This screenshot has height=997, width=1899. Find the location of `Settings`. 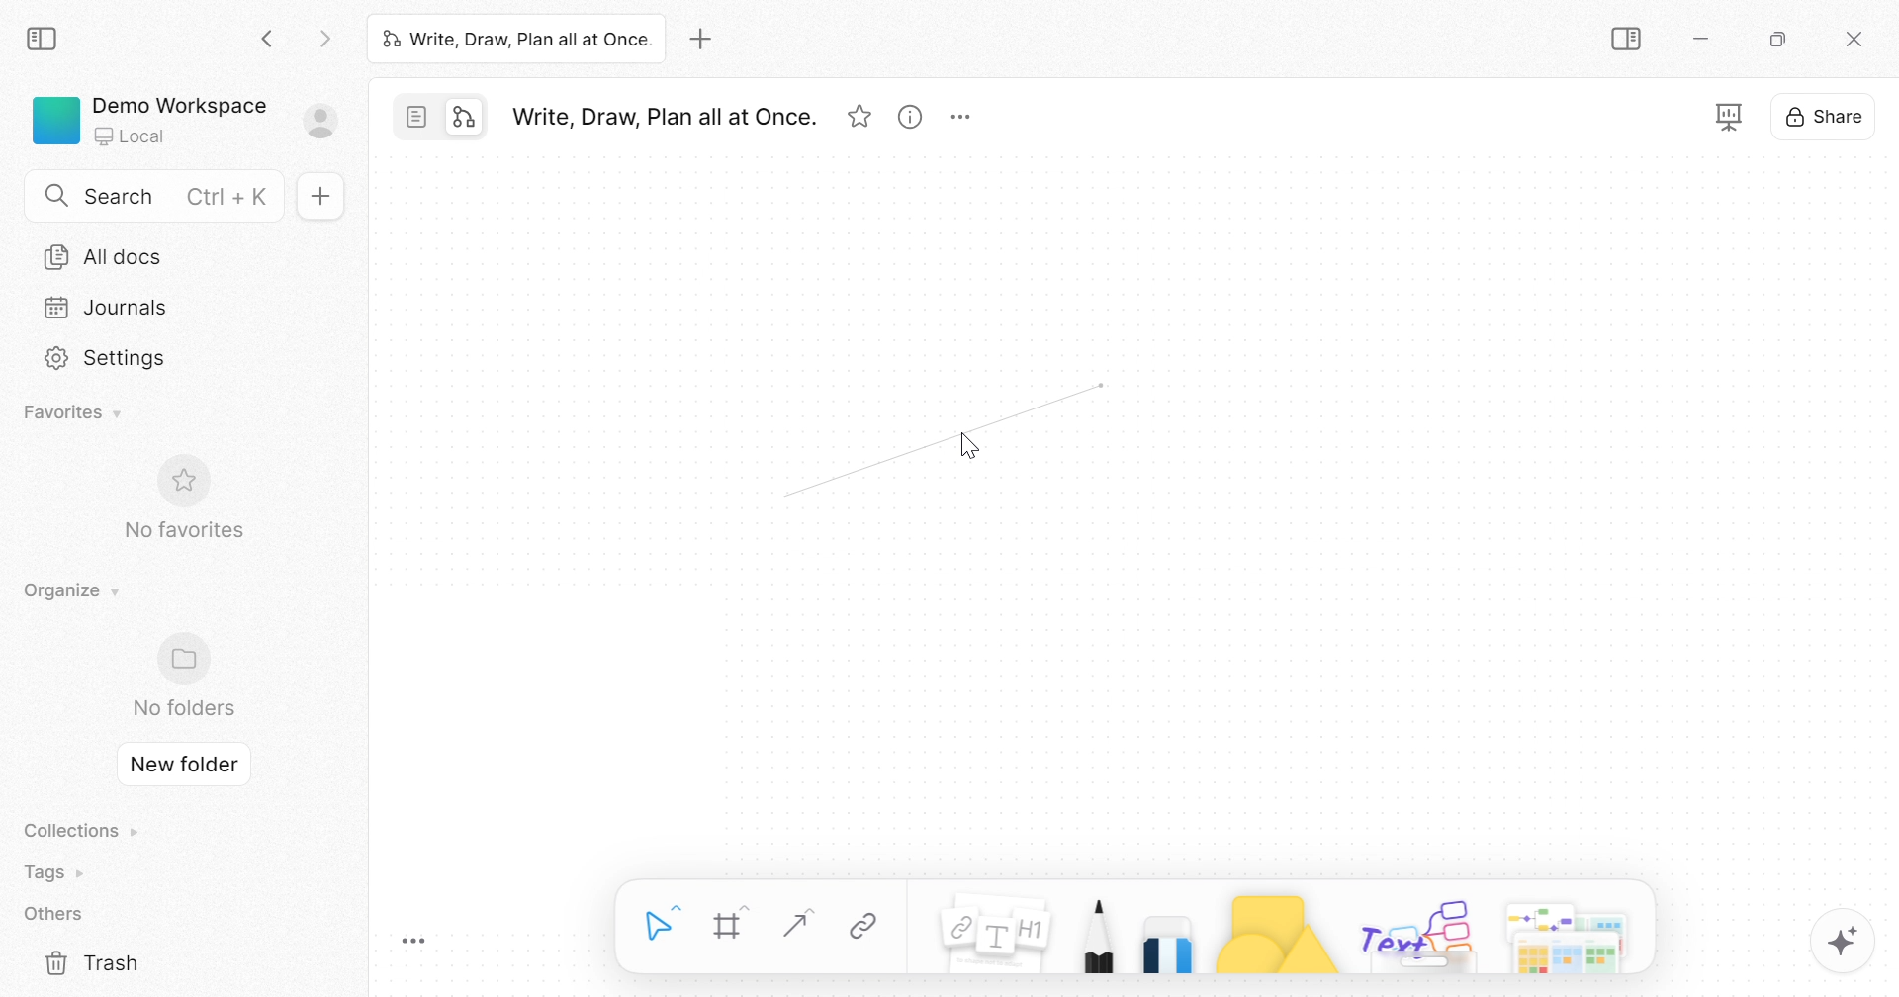

Settings is located at coordinates (107, 358).